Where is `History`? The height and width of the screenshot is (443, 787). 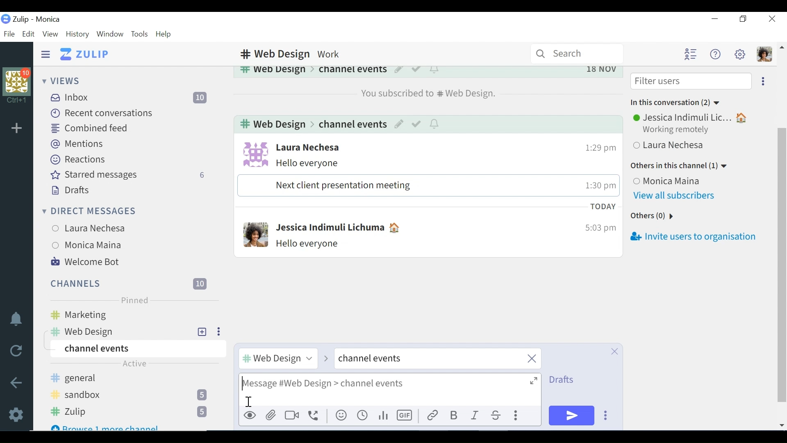 History is located at coordinates (77, 34).